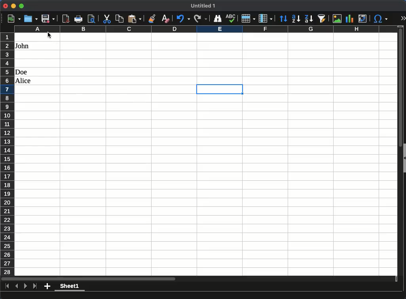 The image size is (406, 299). I want to click on pdf reviewer, so click(66, 19).